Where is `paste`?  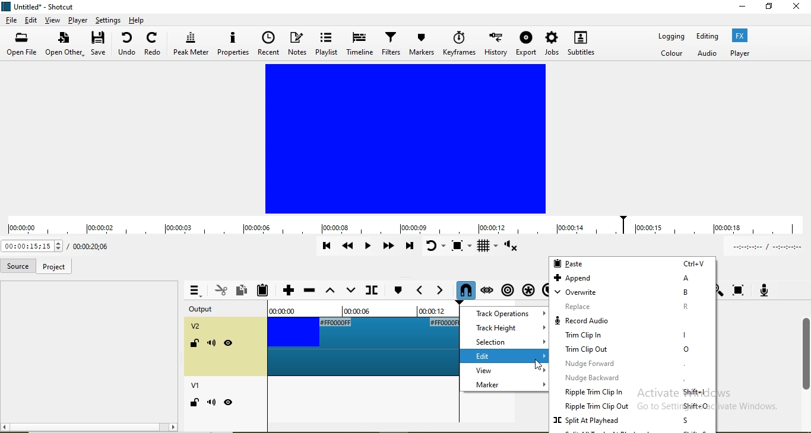 paste is located at coordinates (632, 263).